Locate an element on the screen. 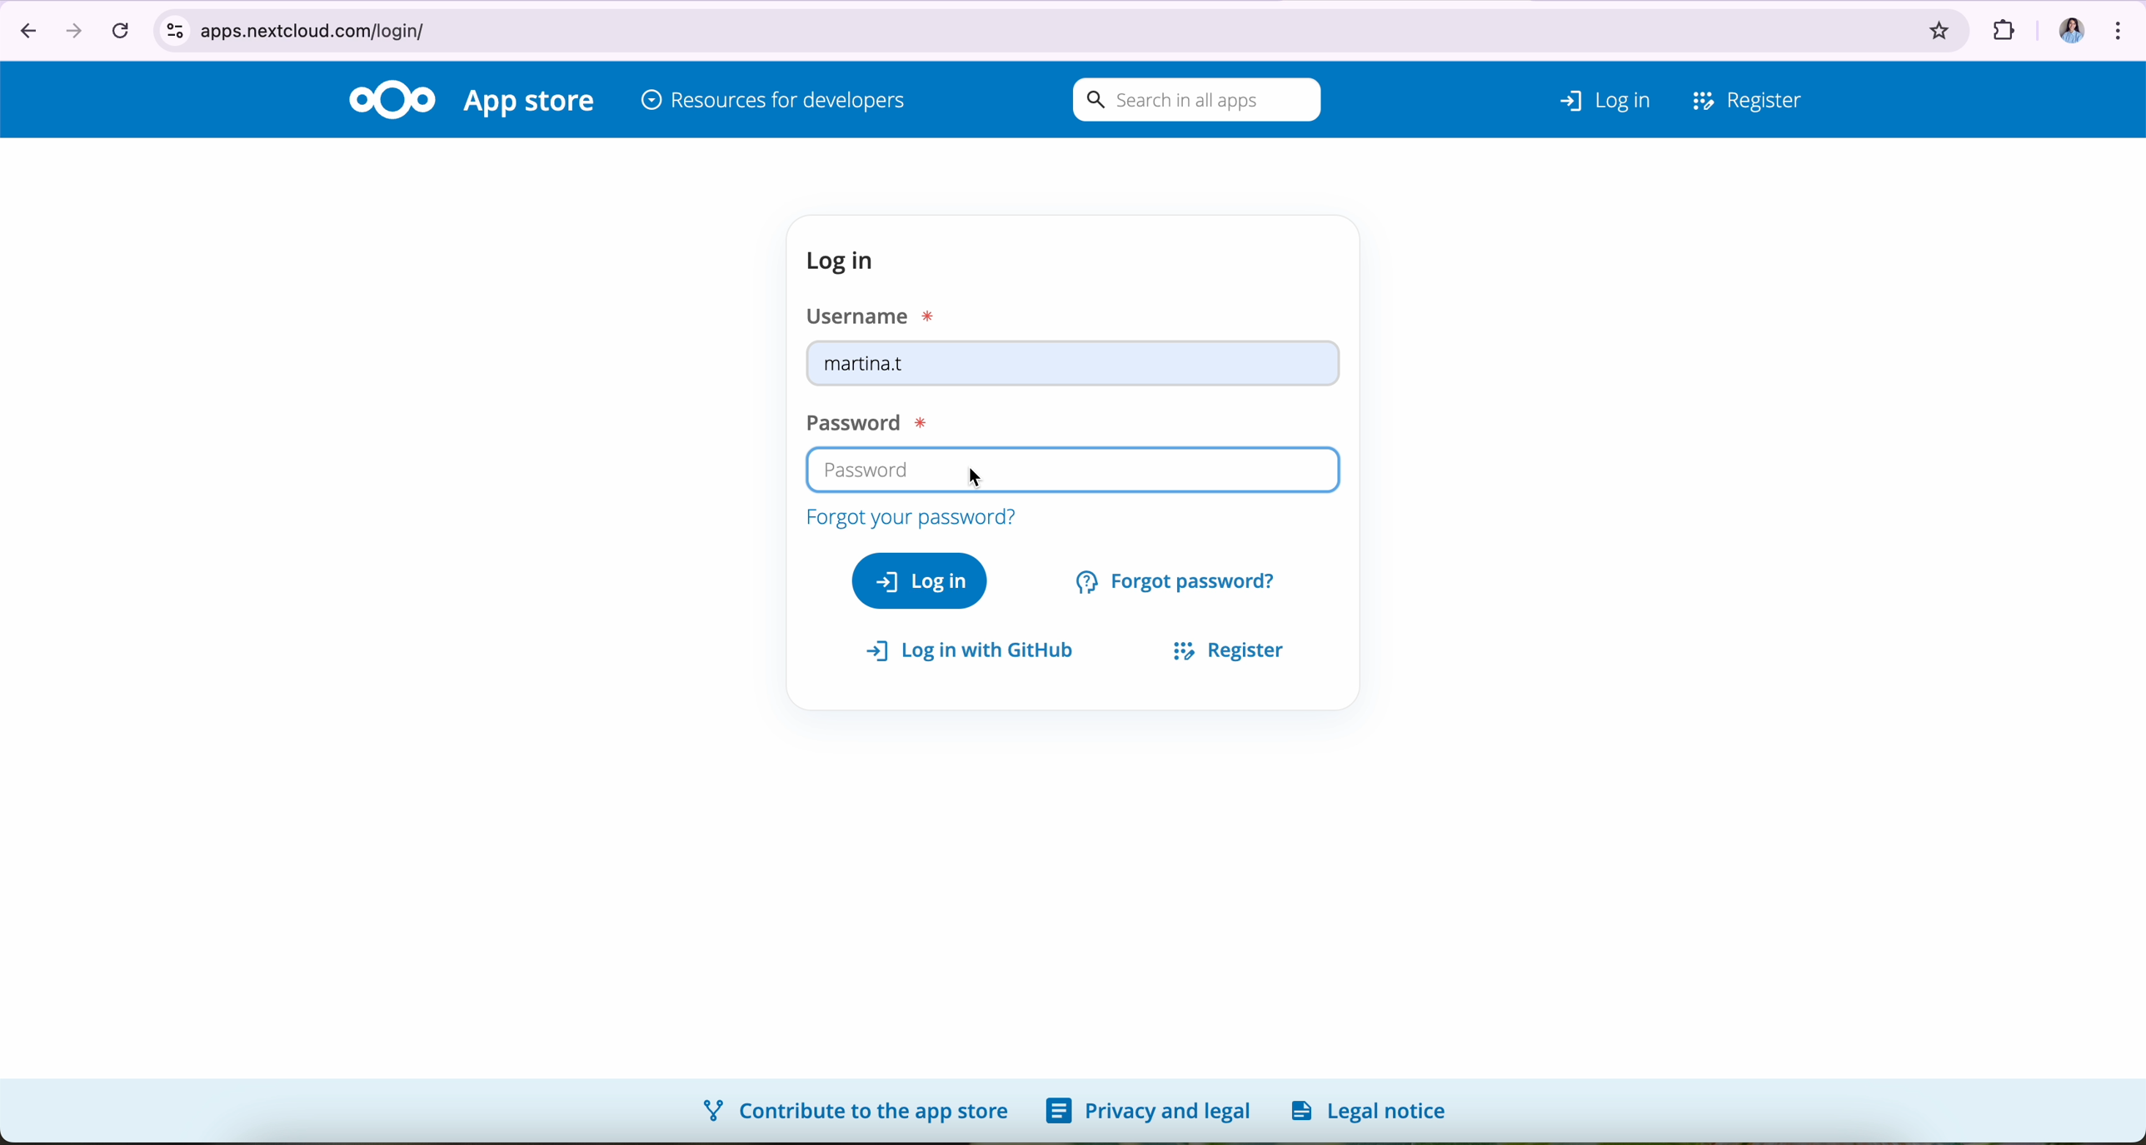  privacy and legal is located at coordinates (1148, 1112).